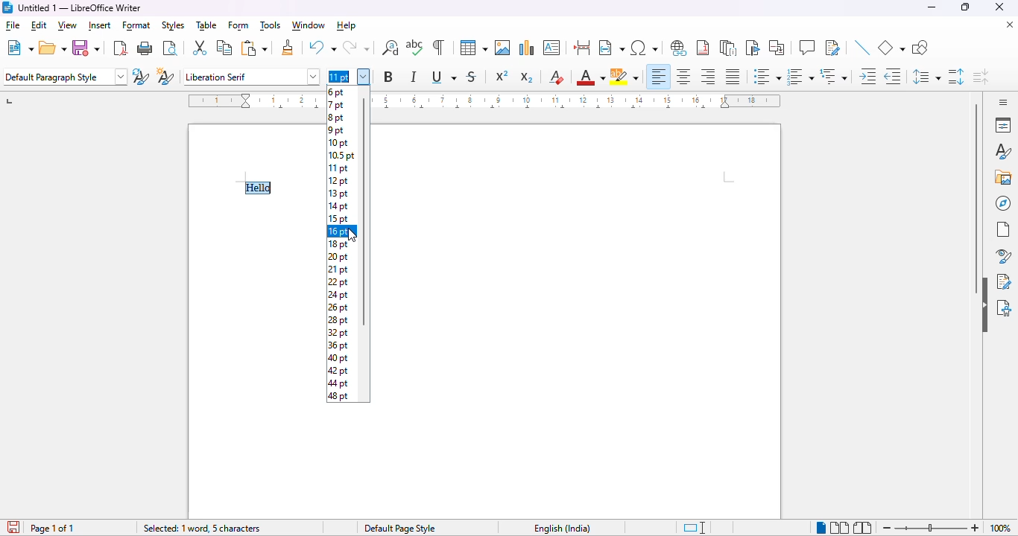  I want to click on insert footnote, so click(703, 48).